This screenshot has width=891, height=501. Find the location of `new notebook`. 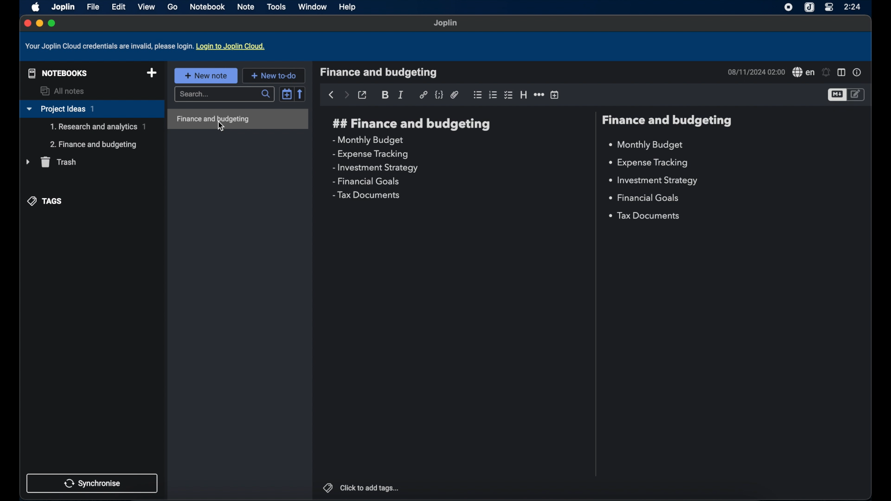

new notebook is located at coordinates (152, 73).